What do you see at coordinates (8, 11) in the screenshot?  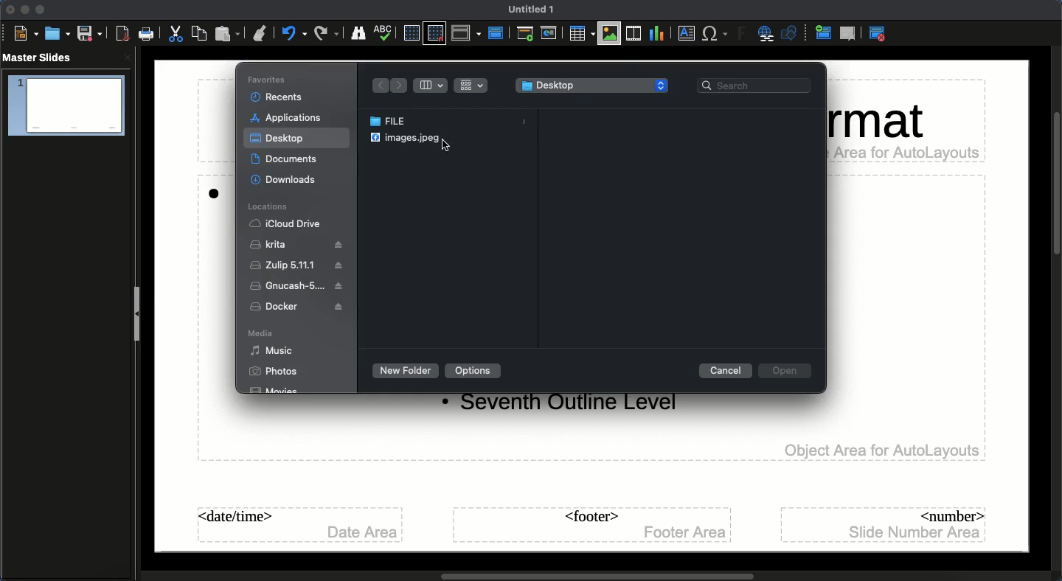 I see `Close` at bounding box center [8, 11].